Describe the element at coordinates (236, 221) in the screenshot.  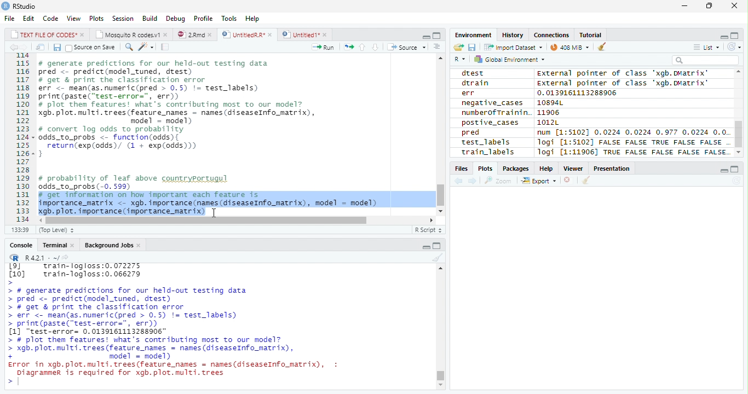
I see `Scroll` at that location.